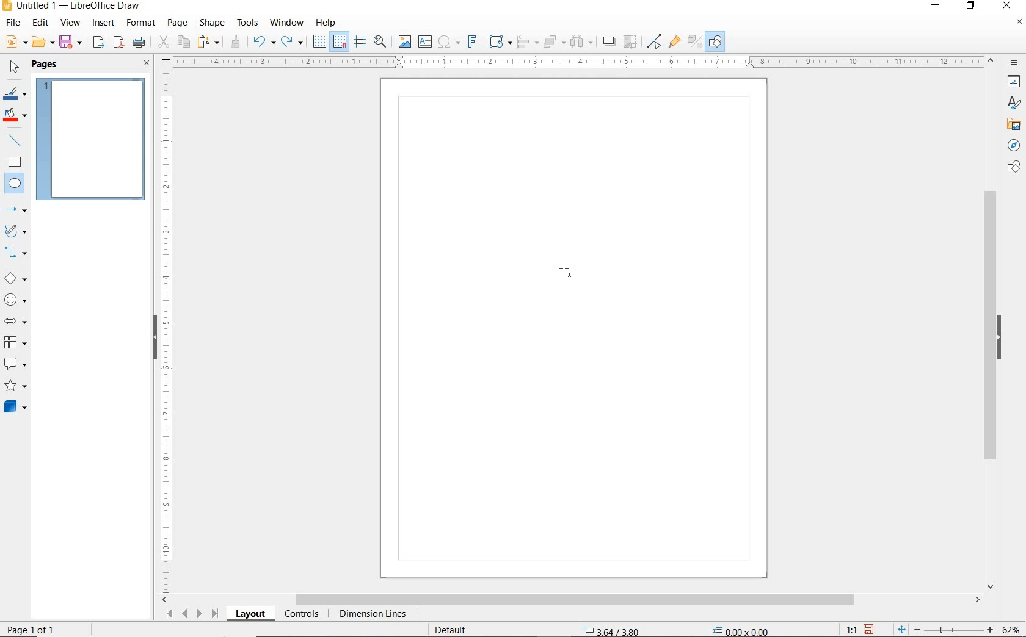 This screenshot has height=637, width=1026. What do you see at coordinates (72, 42) in the screenshot?
I see `SAVE` at bounding box center [72, 42].